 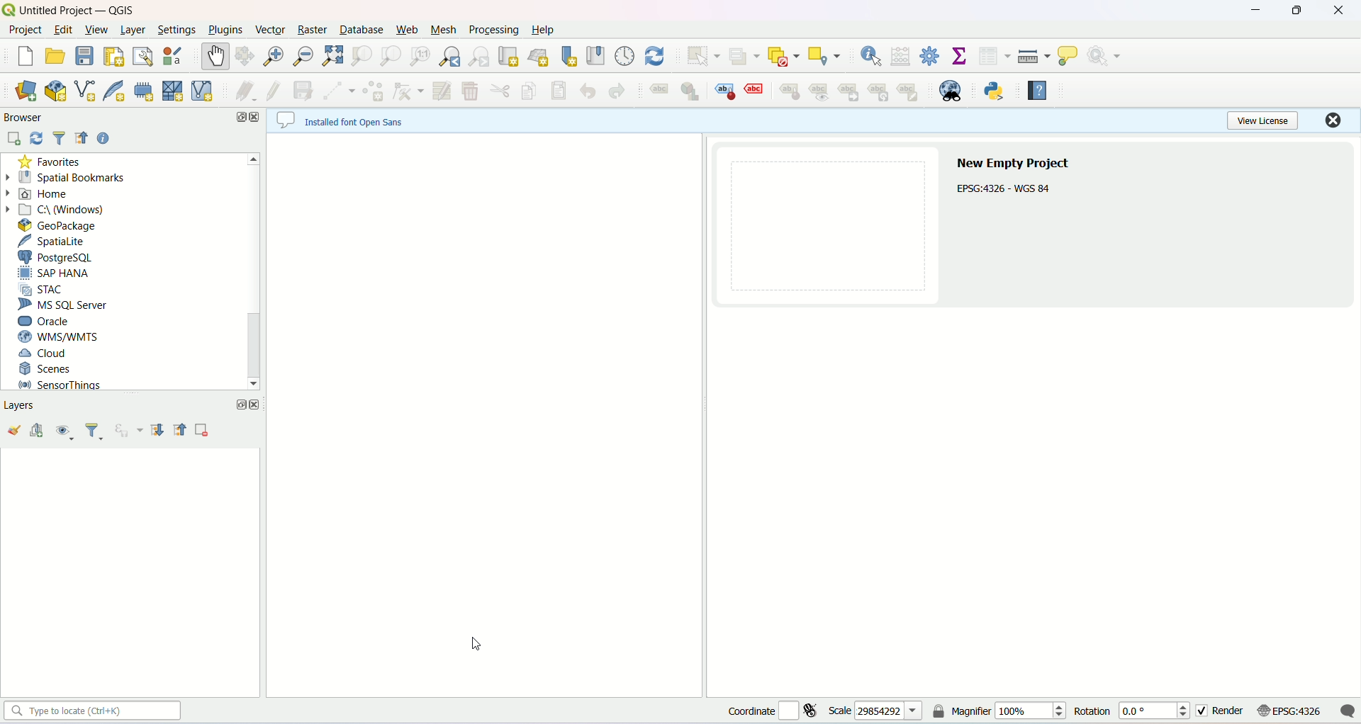 What do you see at coordinates (38, 196) in the screenshot?
I see `home` at bounding box center [38, 196].